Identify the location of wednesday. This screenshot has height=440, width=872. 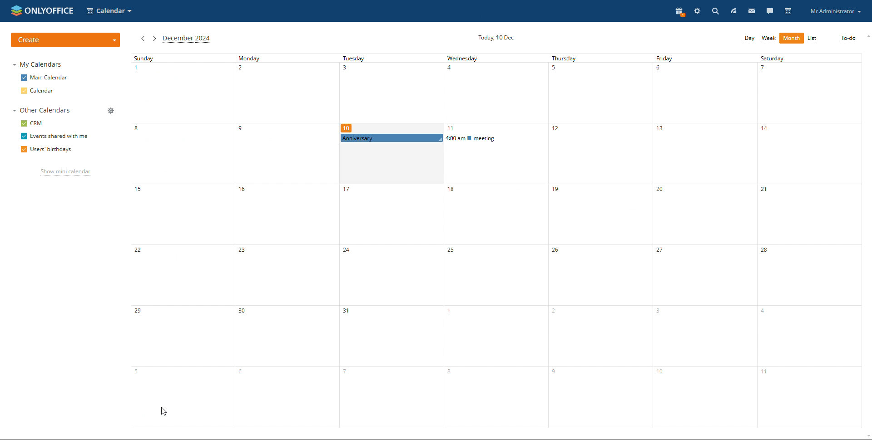
(495, 287).